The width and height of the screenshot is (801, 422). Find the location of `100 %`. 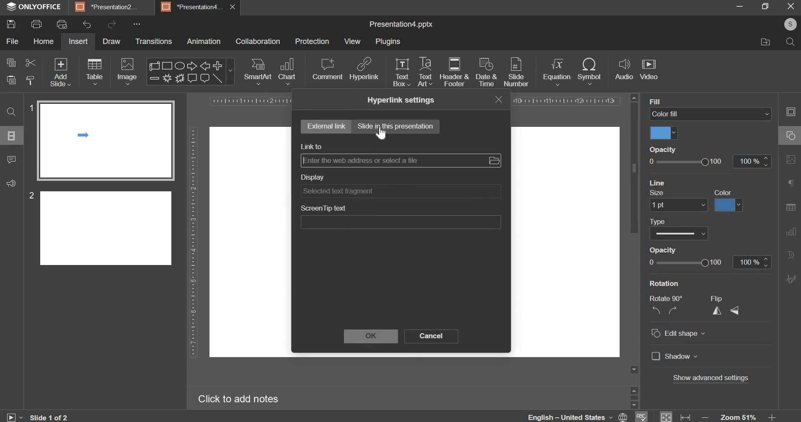

100 % is located at coordinates (750, 262).